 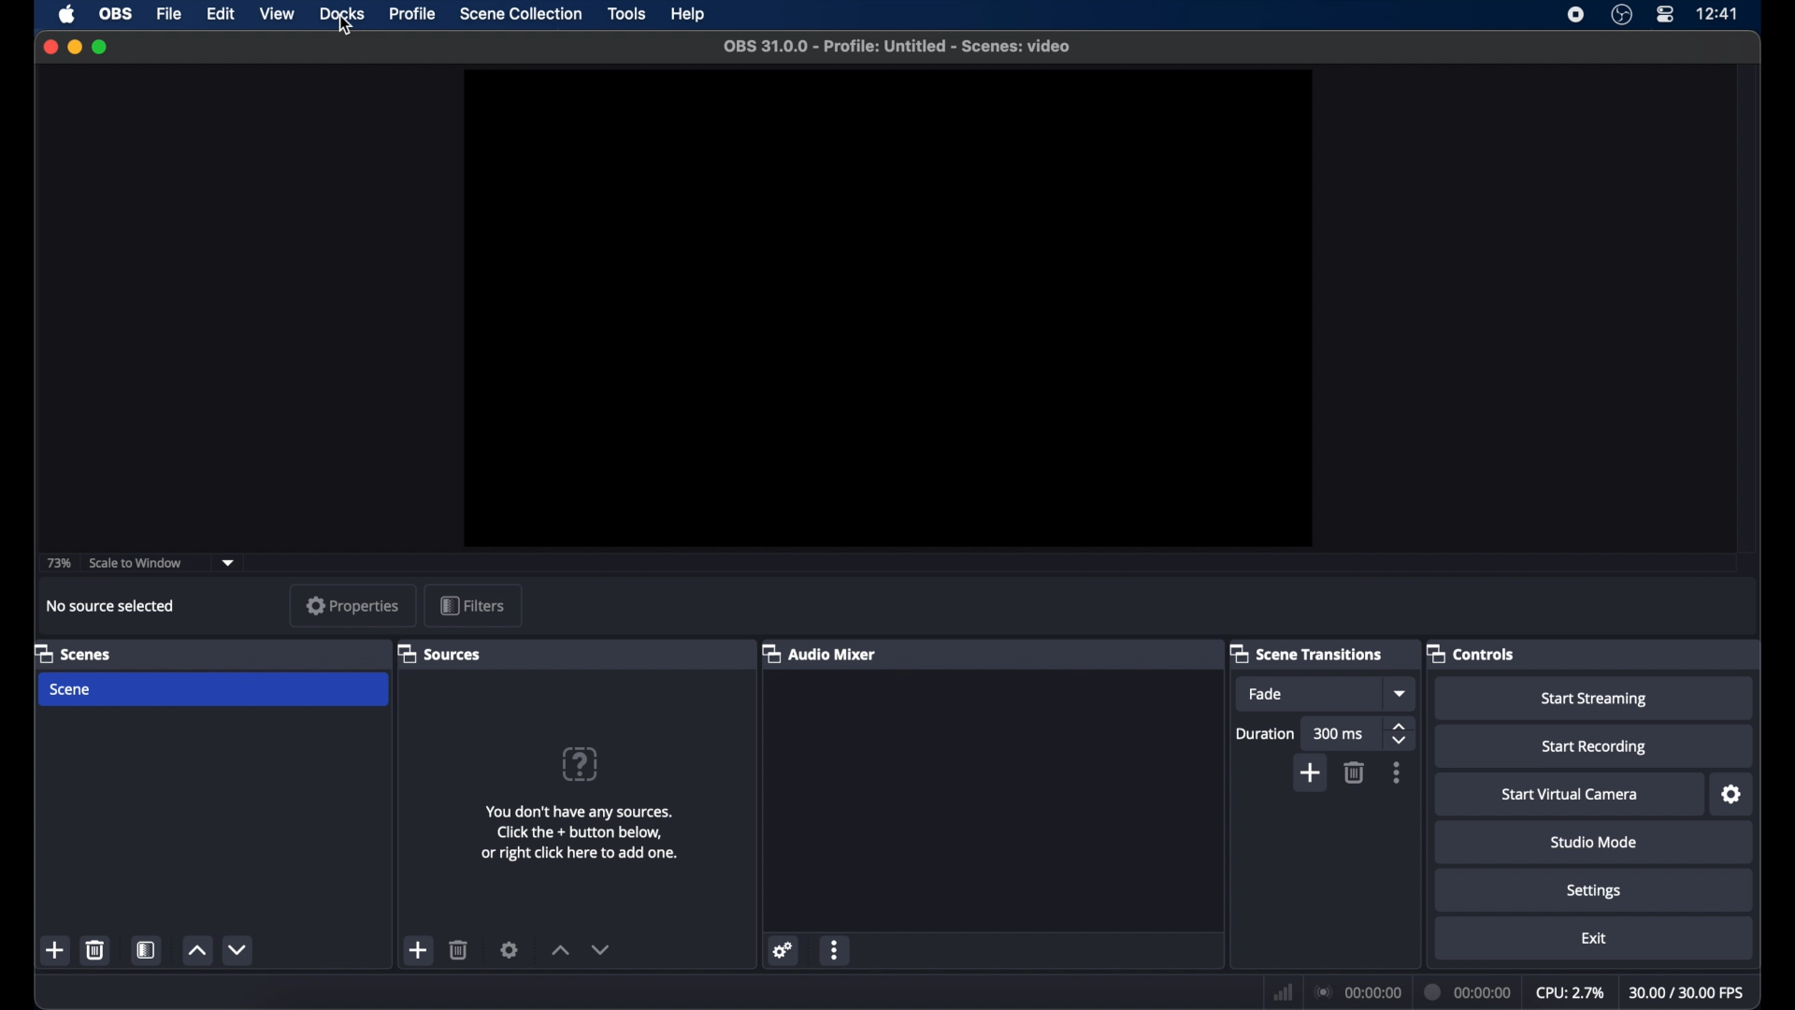 What do you see at coordinates (1266, 695) in the screenshot?
I see `fade` at bounding box center [1266, 695].